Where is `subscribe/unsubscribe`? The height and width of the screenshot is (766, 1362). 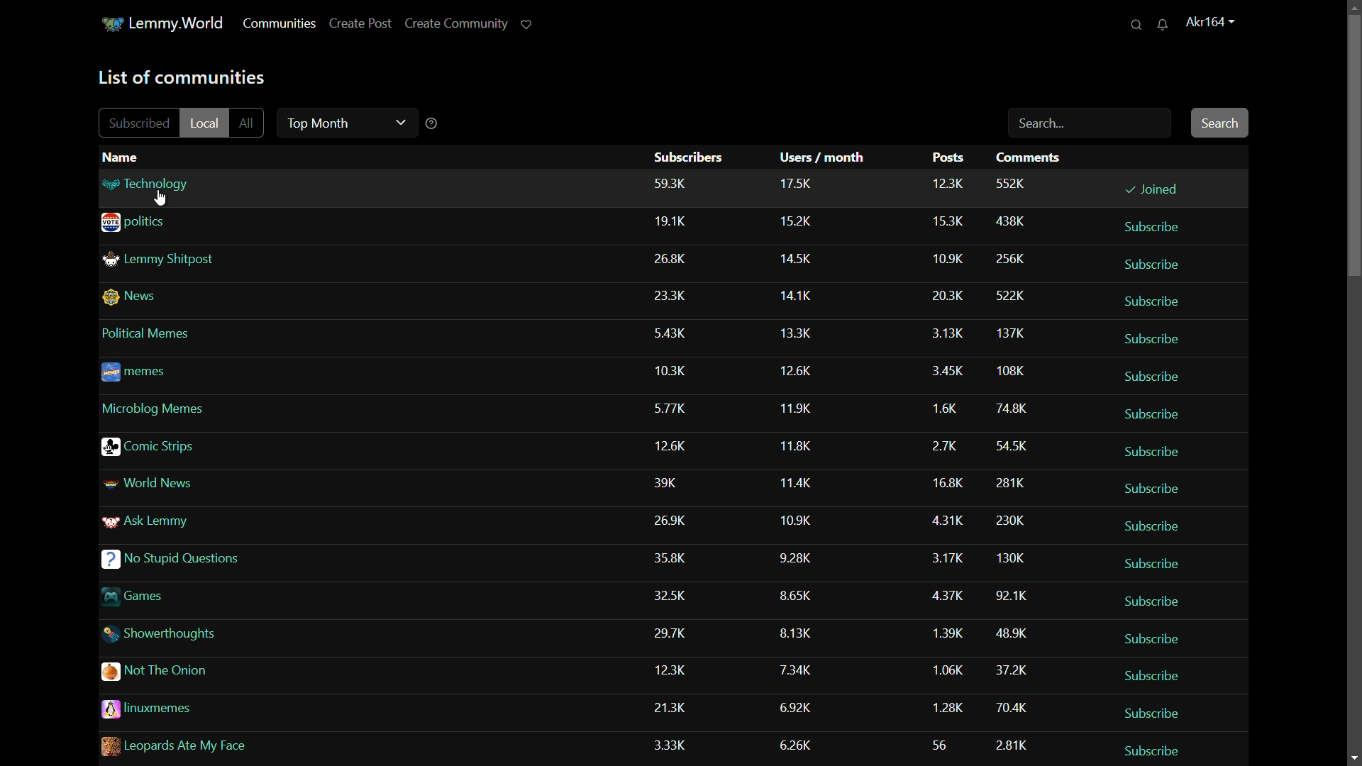
subscribe/unsubscribe is located at coordinates (1155, 340).